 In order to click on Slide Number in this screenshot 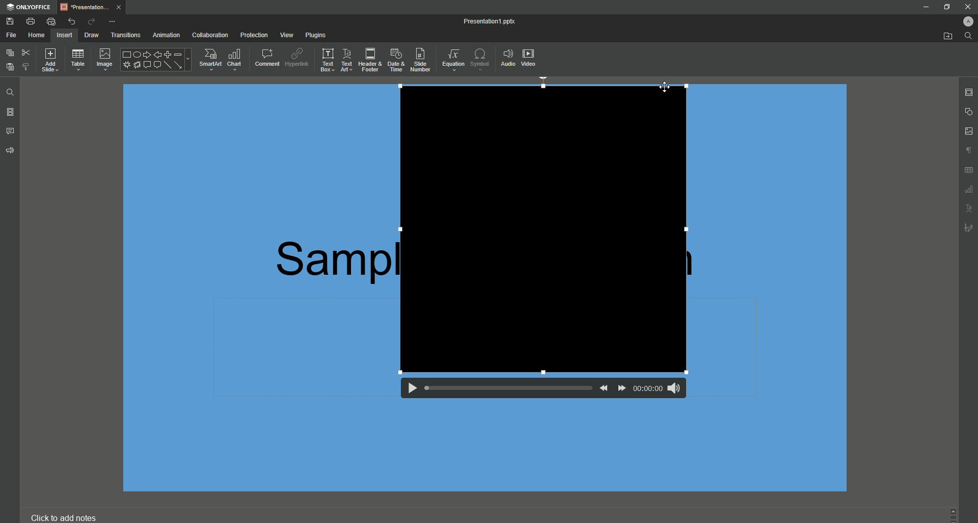, I will do `click(422, 61)`.